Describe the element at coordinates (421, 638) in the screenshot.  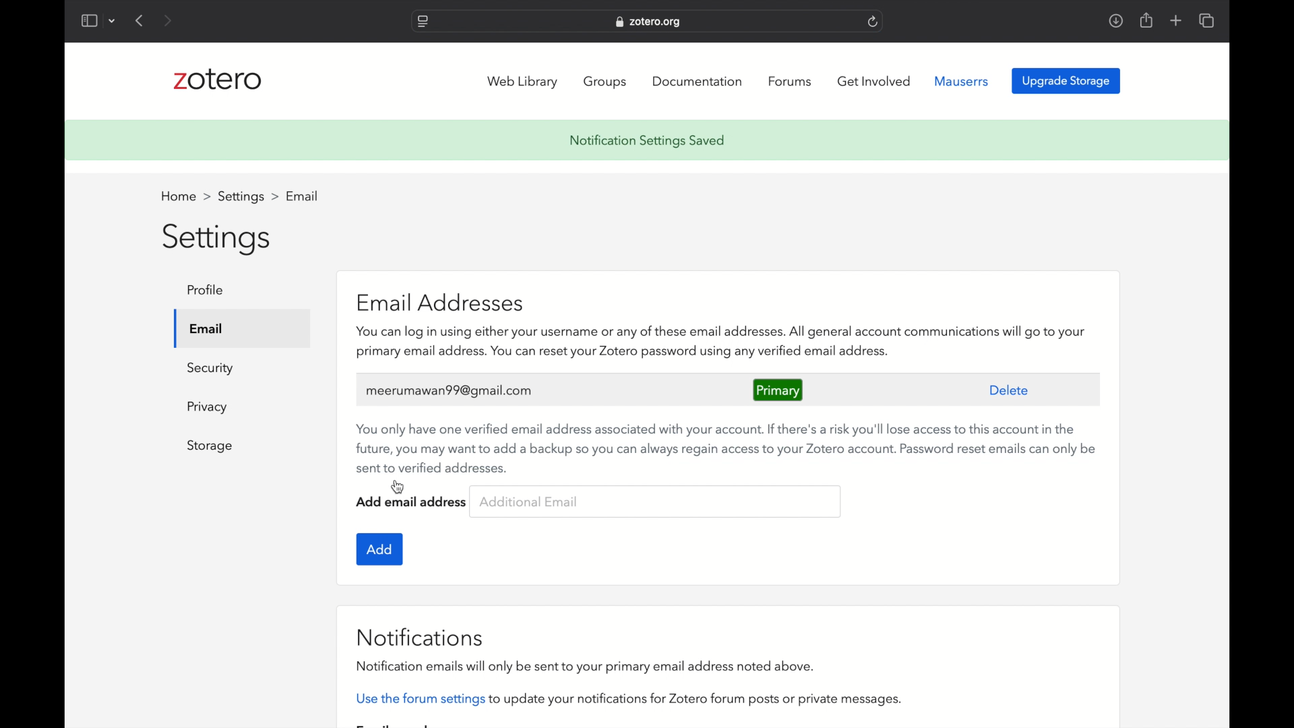
I see `notifications` at that location.